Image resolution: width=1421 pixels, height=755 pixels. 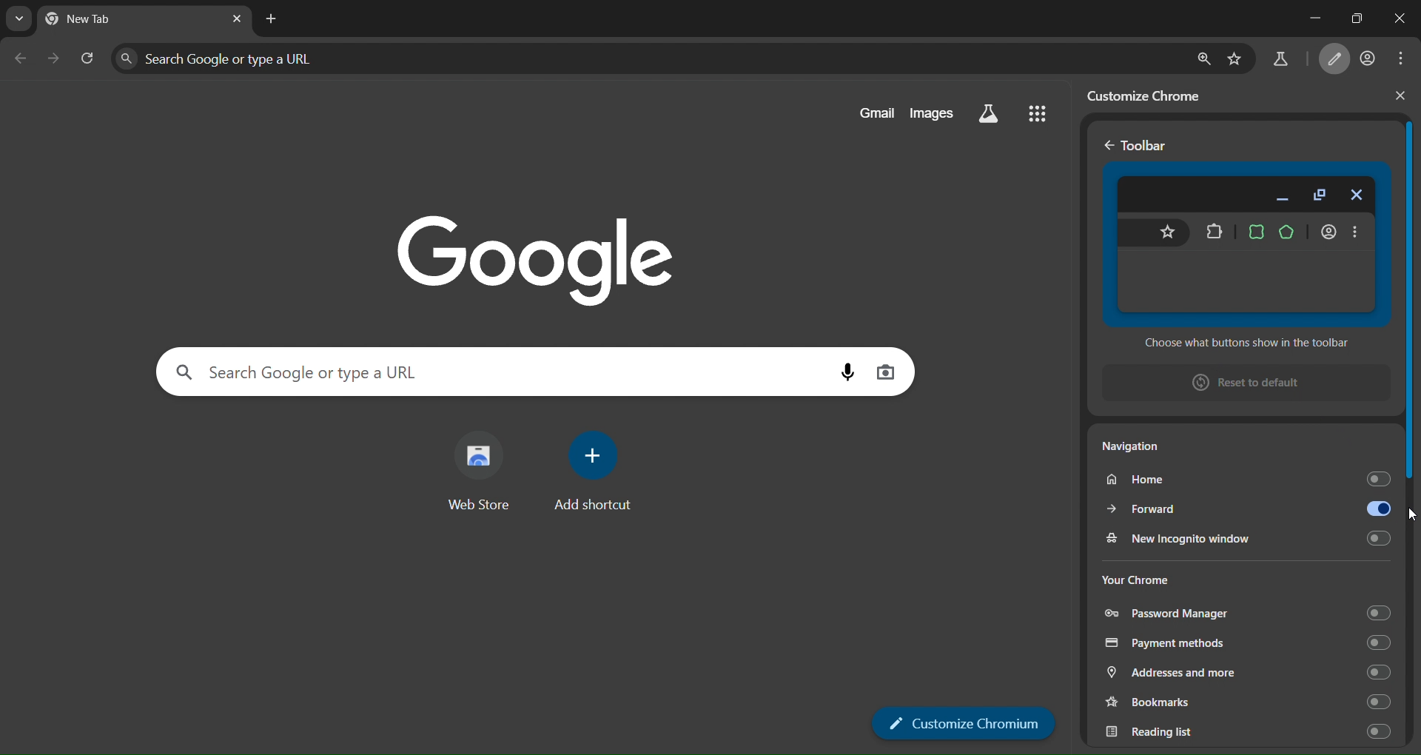 I want to click on bookmarks, so click(x=1245, y=700).